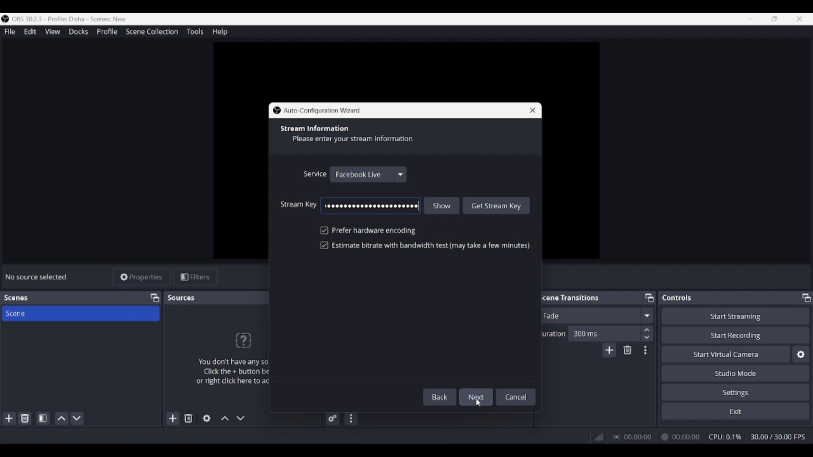  Describe the element at coordinates (299, 204) in the screenshot. I see `Indicates stream key text box` at that location.